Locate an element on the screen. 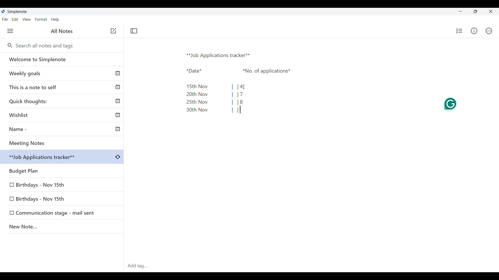 The height and width of the screenshot is (280, 499). Weekly goals is located at coordinates (62, 73).